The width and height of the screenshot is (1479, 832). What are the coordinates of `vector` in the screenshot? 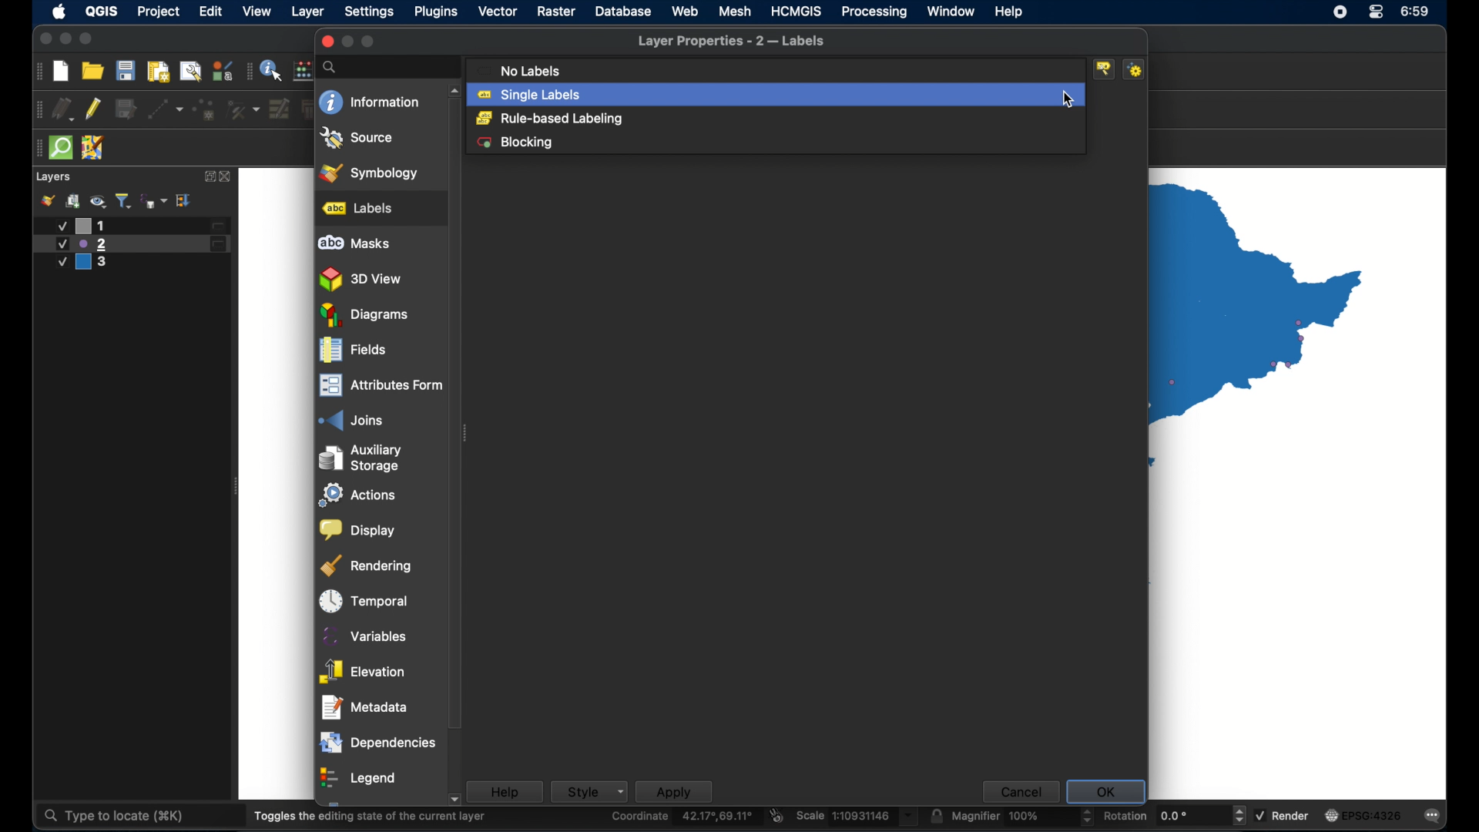 It's located at (497, 12).